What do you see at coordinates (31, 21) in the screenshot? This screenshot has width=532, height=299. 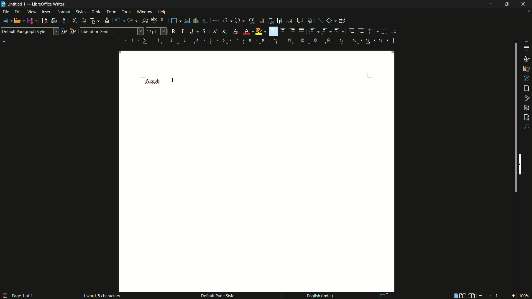 I see `save file` at bounding box center [31, 21].